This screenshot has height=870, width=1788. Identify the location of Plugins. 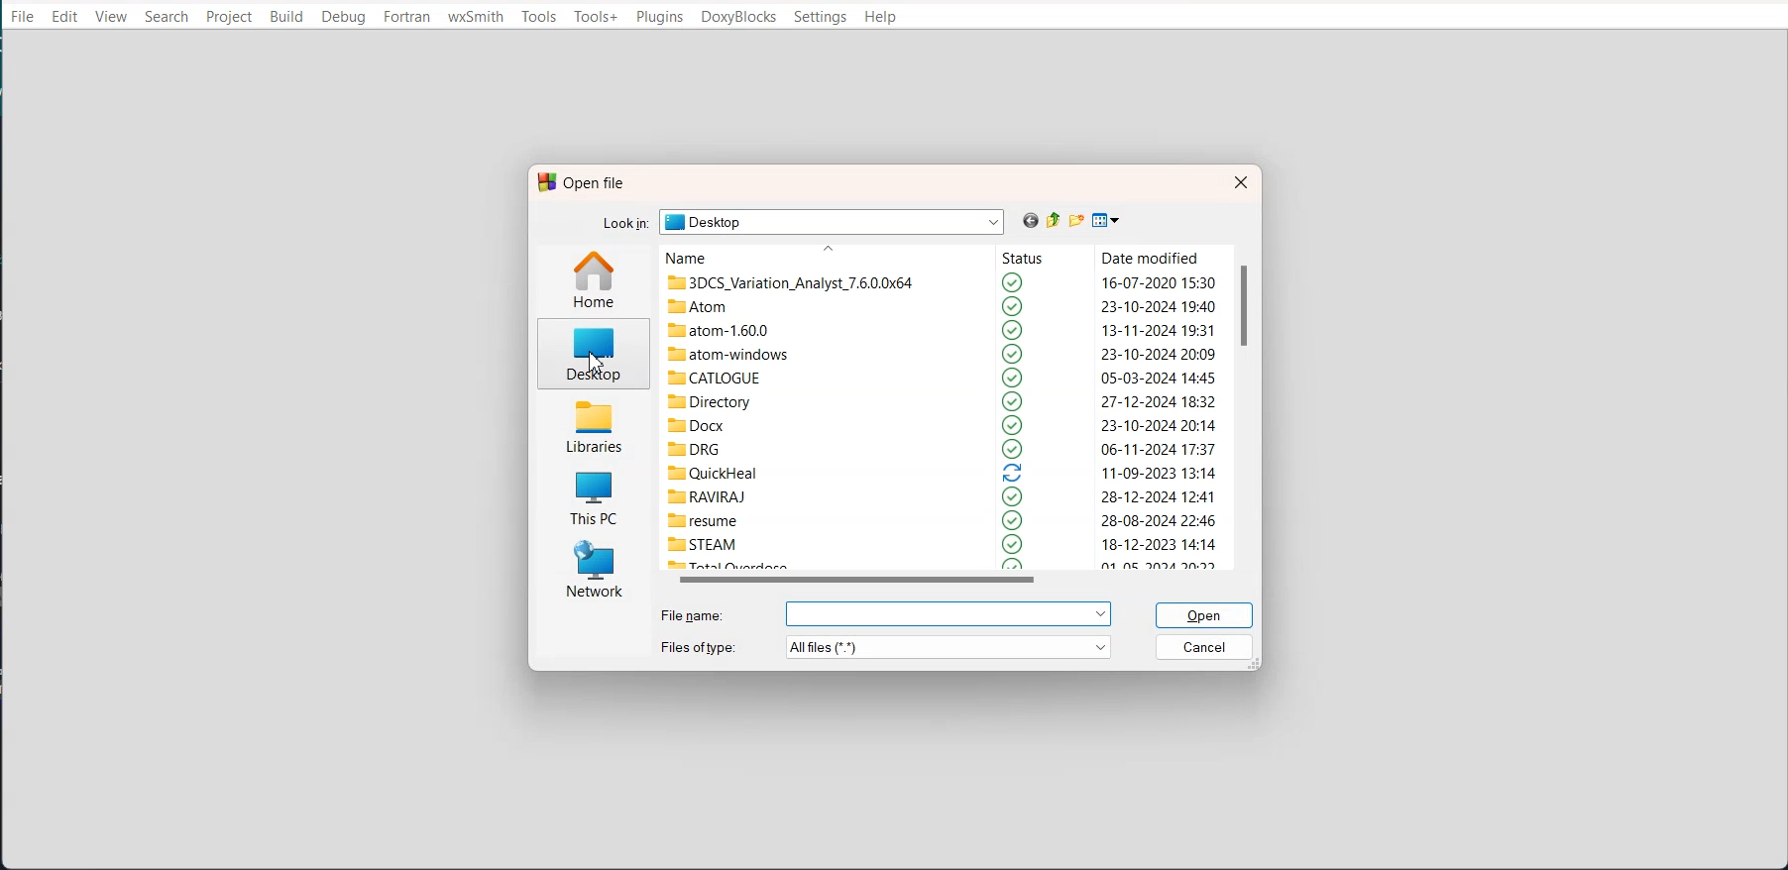
(659, 17).